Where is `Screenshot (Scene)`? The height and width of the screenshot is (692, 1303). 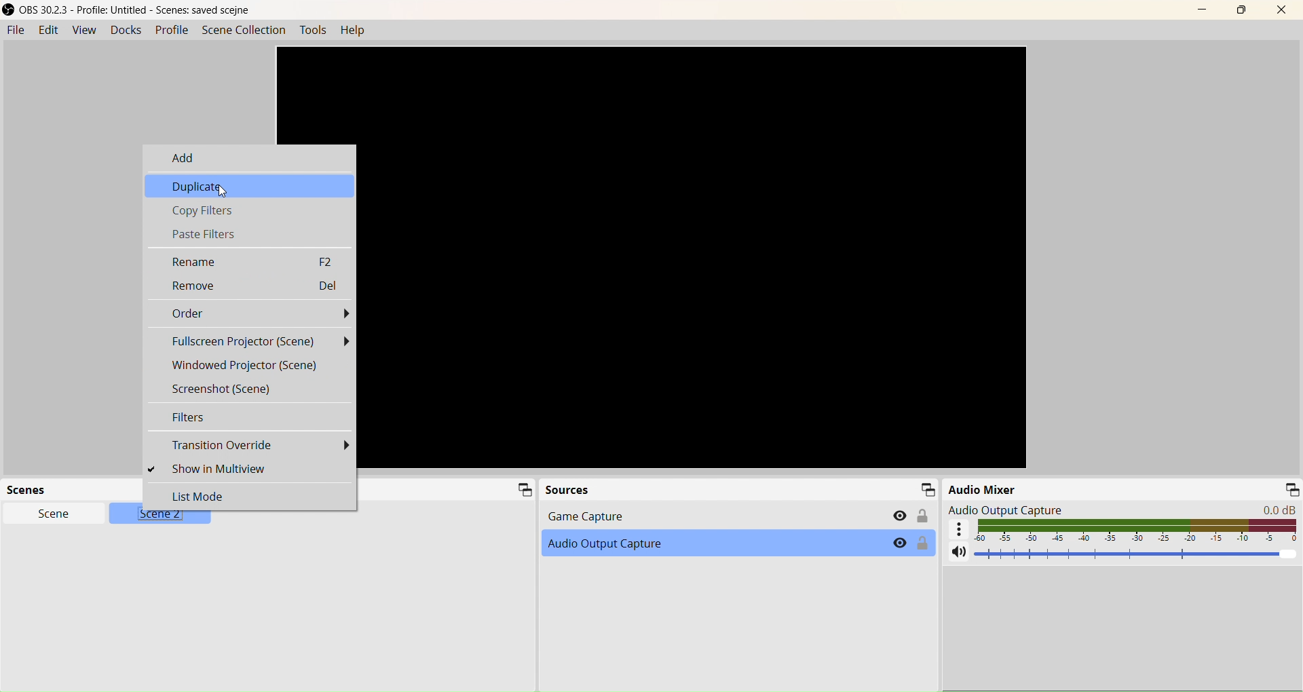
Screenshot (Scene) is located at coordinates (248, 387).